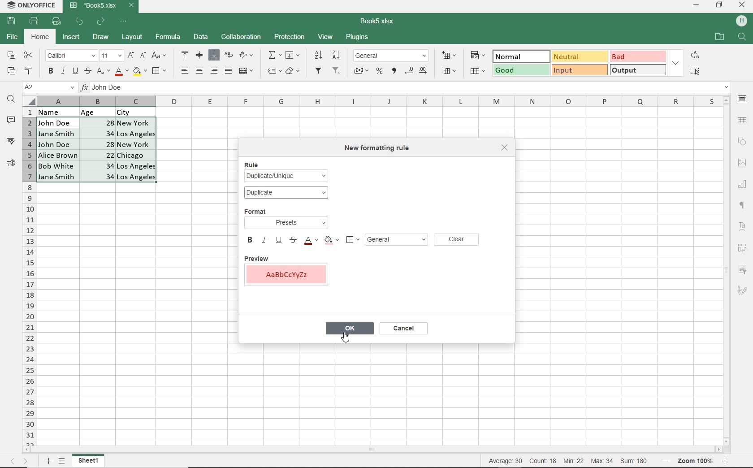  Describe the element at coordinates (49, 87) in the screenshot. I see `NAME MANAGER` at that location.